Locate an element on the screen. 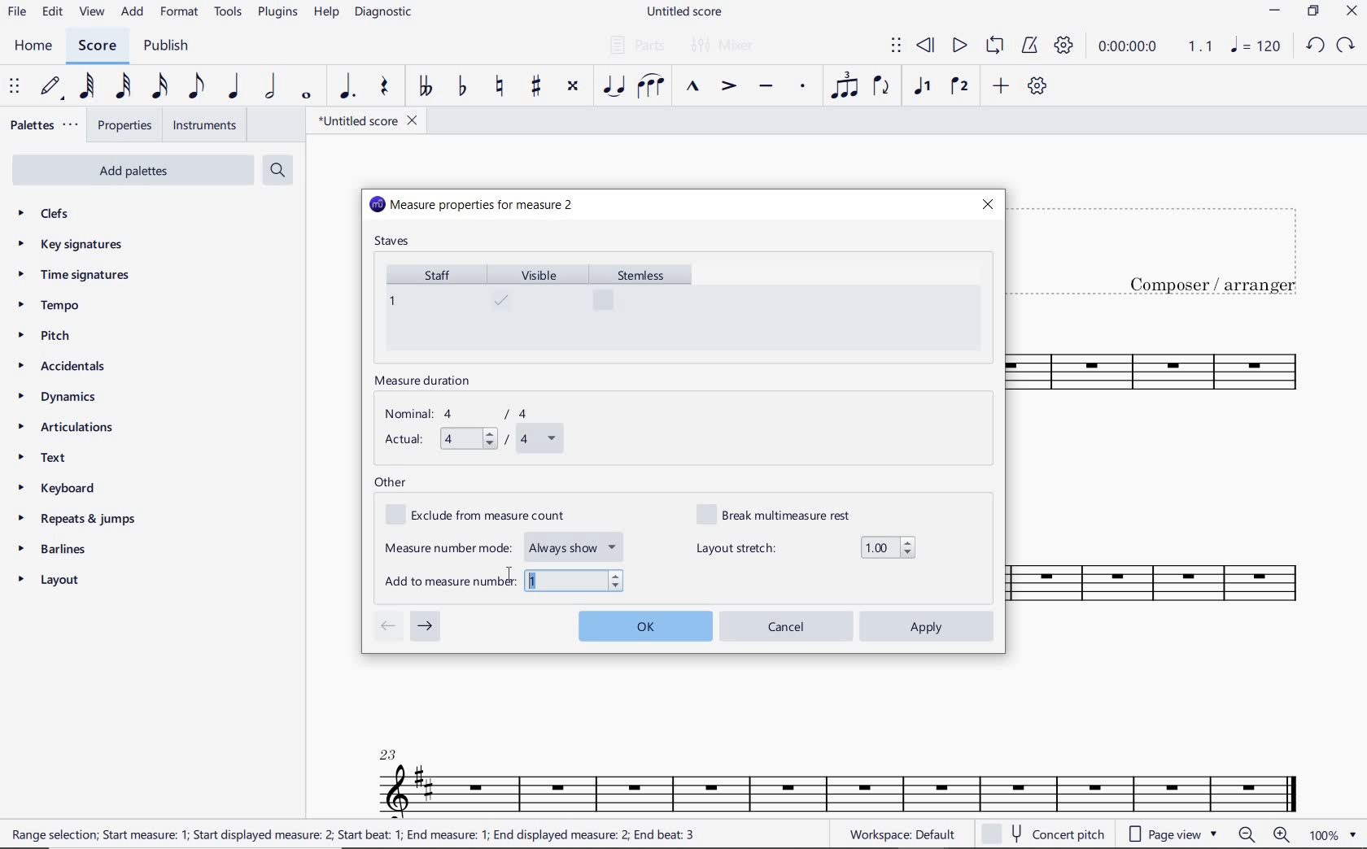  METRONOME is located at coordinates (1029, 46).